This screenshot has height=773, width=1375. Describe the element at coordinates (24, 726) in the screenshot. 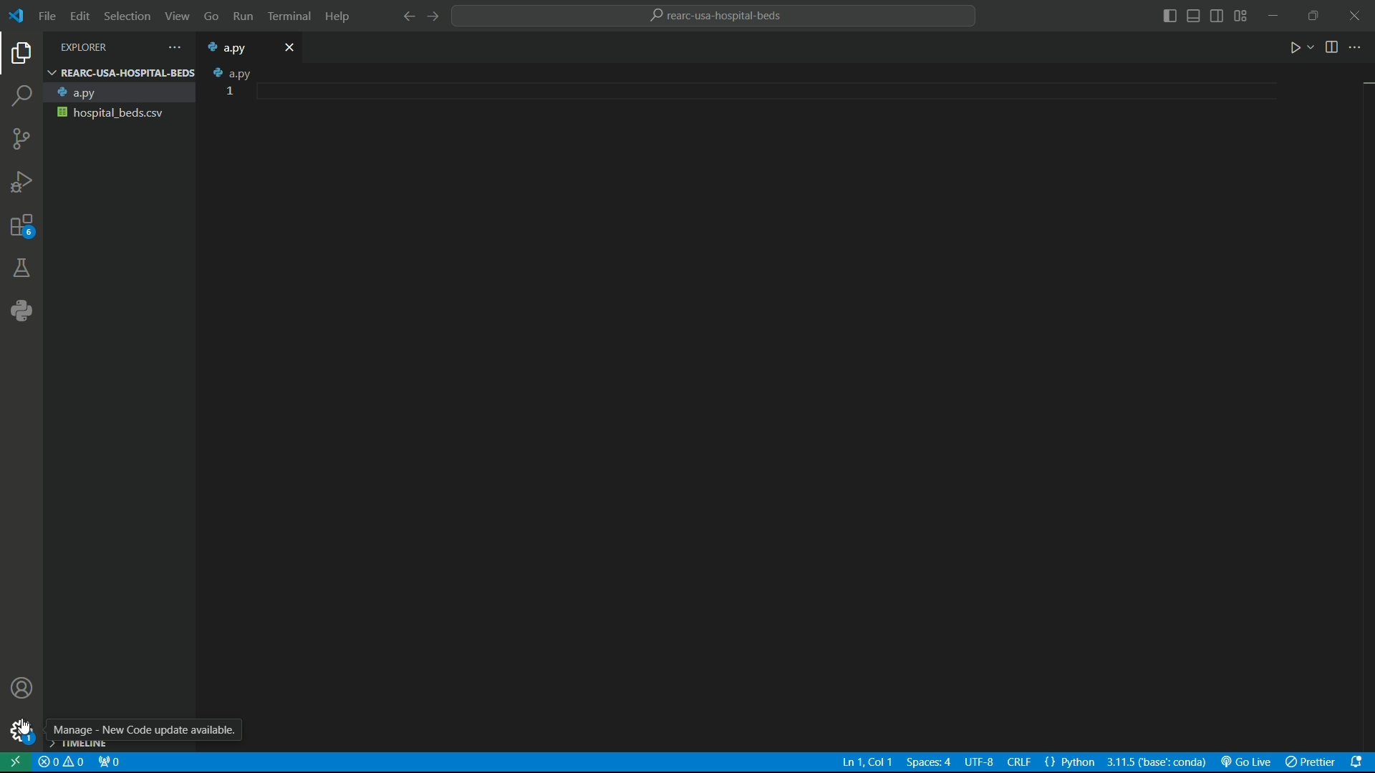

I see `cursor` at that location.